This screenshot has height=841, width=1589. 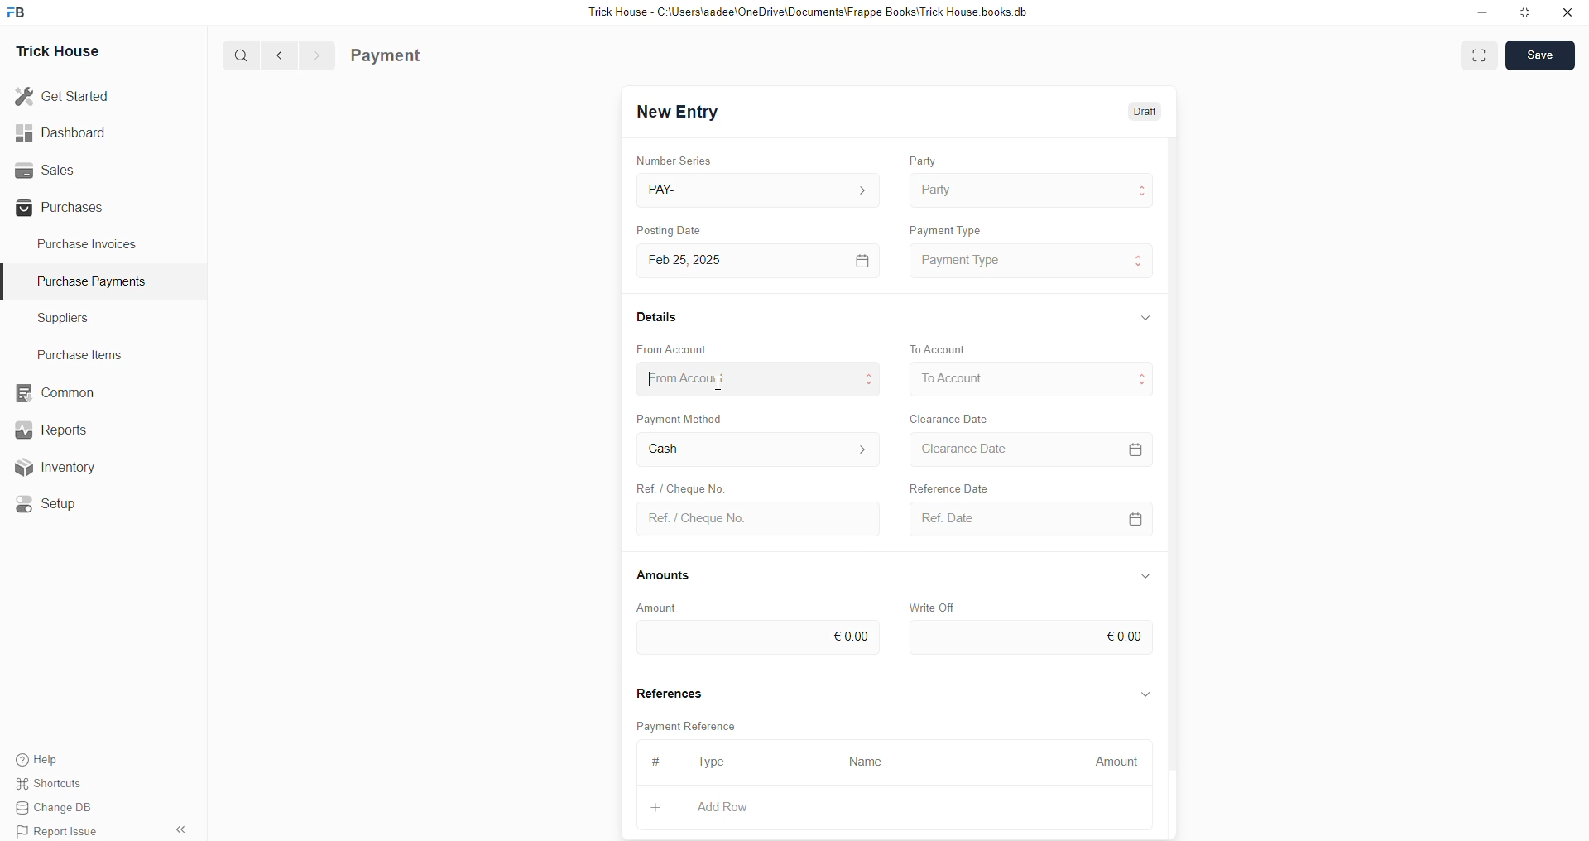 I want to click on Posting Date, so click(x=679, y=232).